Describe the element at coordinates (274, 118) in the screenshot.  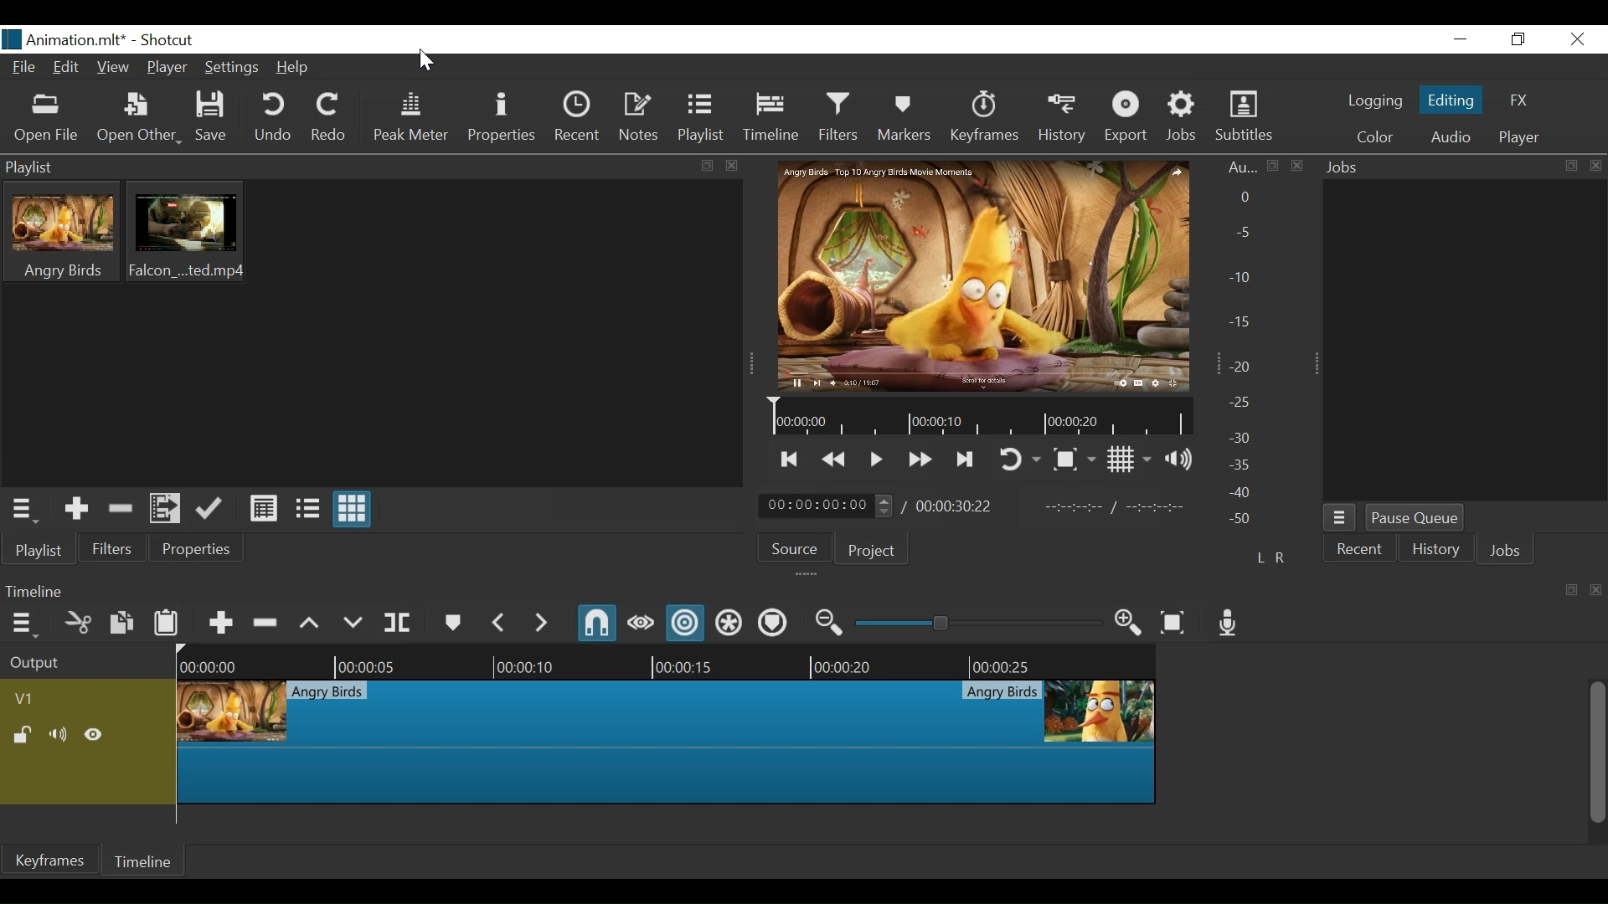
I see `Undo` at that location.